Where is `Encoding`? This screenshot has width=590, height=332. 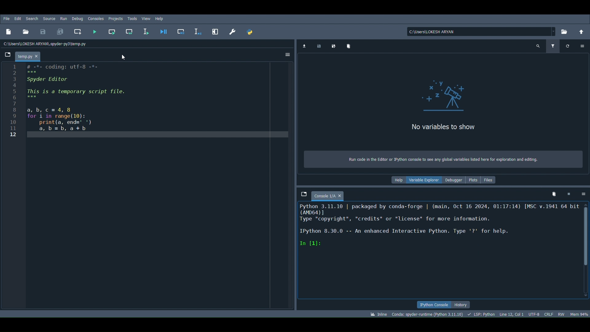 Encoding is located at coordinates (534, 313).